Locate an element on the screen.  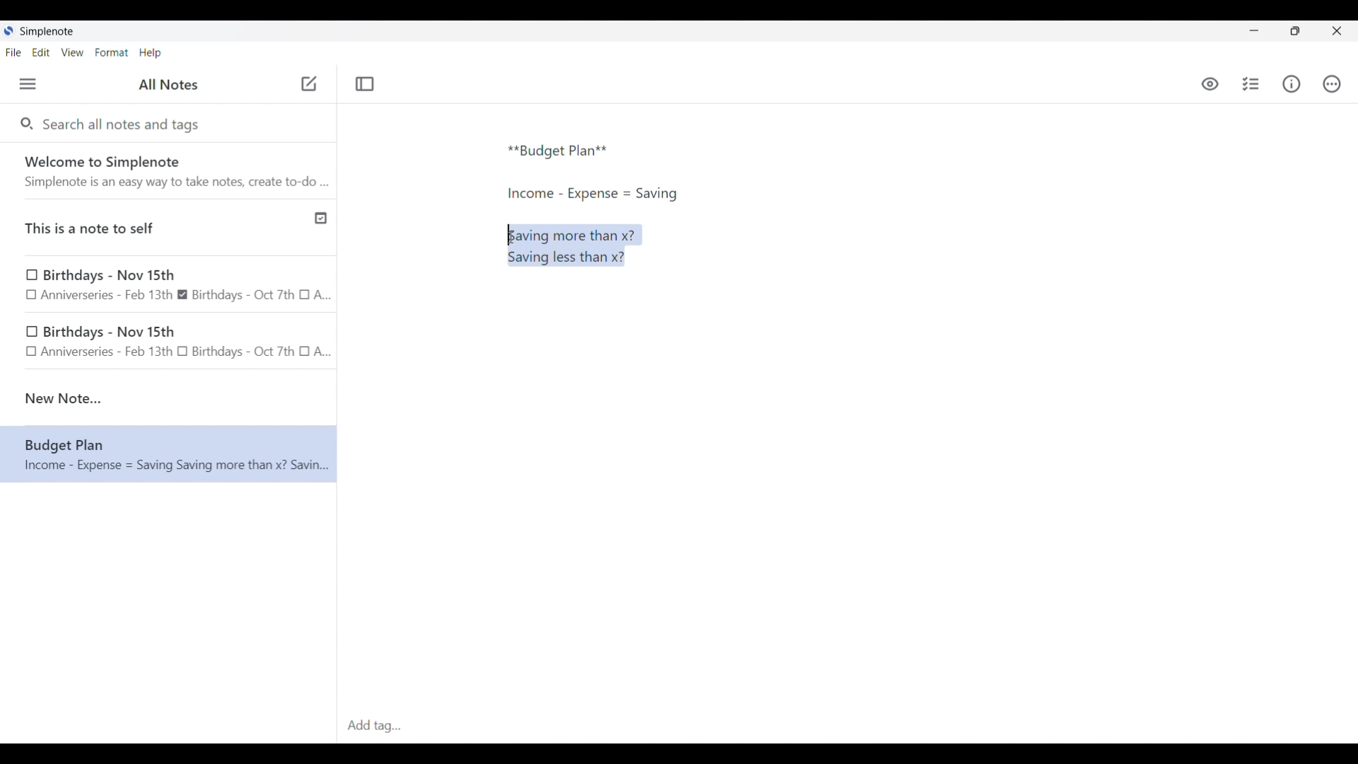
Text highlighted is located at coordinates (581, 245).